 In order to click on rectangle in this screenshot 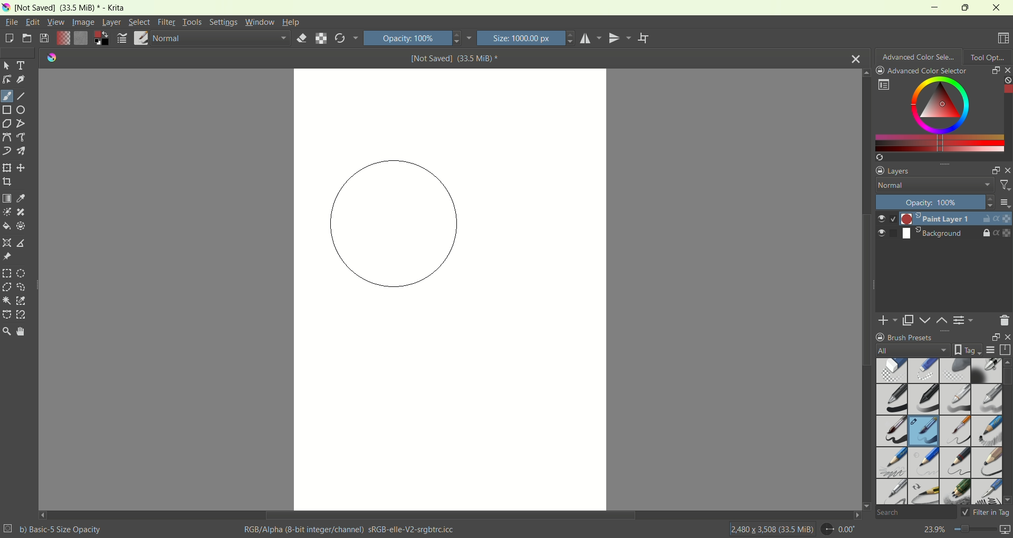, I will do `click(7, 111)`.